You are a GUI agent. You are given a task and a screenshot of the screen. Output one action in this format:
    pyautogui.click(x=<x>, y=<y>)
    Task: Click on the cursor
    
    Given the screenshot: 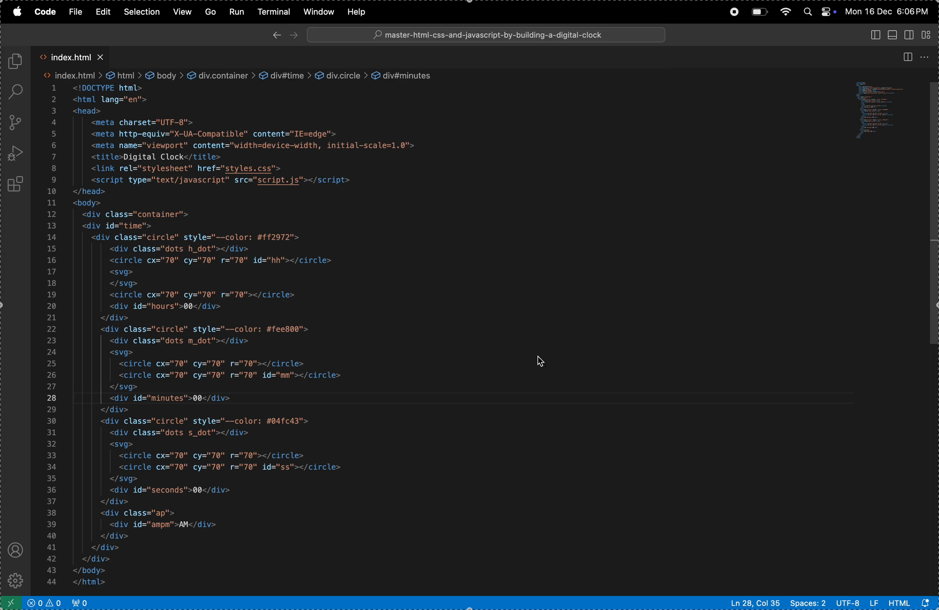 What is the action you would take?
    pyautogui.click(x=542, y=360)
    